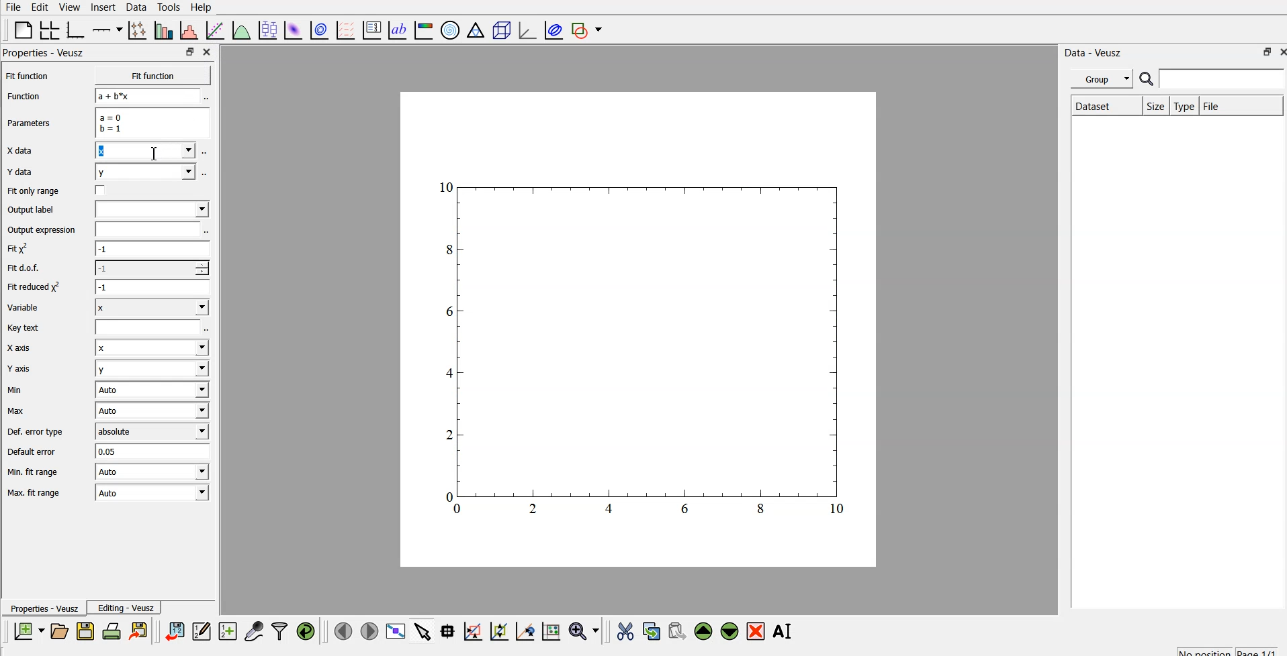  I want to click on Auto, so click(154, 412).